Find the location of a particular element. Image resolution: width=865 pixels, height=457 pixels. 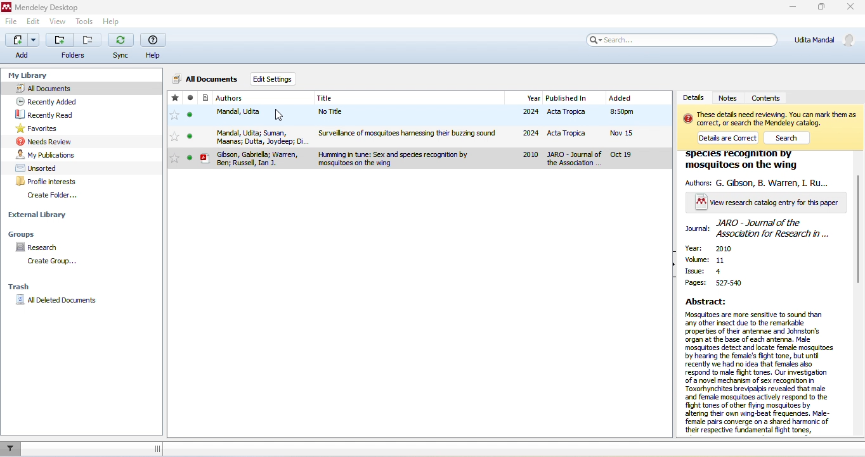

abstract text is located at coordinates (760, 373).